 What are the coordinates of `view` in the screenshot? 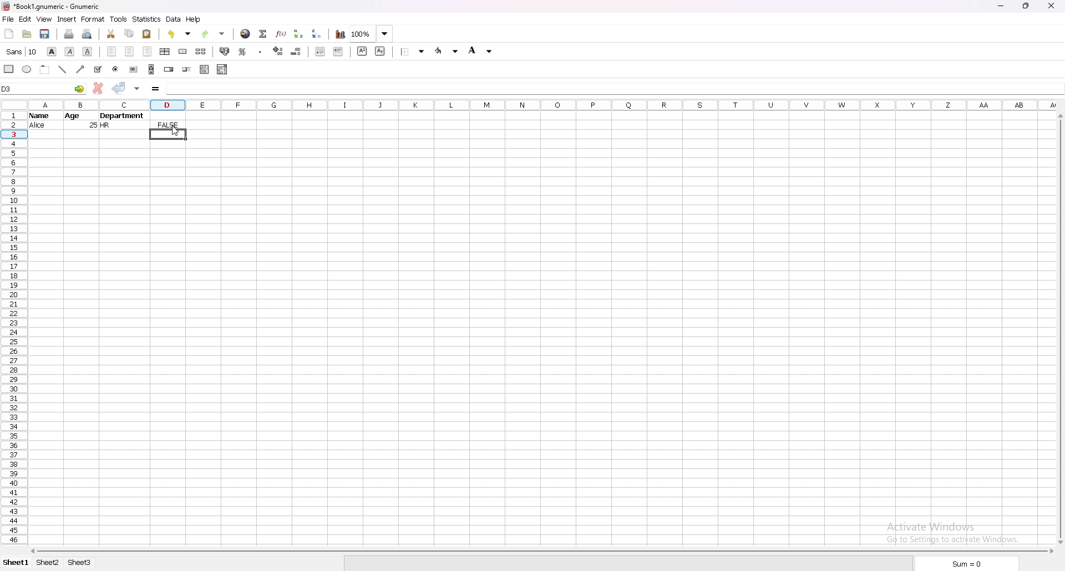 It's located at (44, 19).